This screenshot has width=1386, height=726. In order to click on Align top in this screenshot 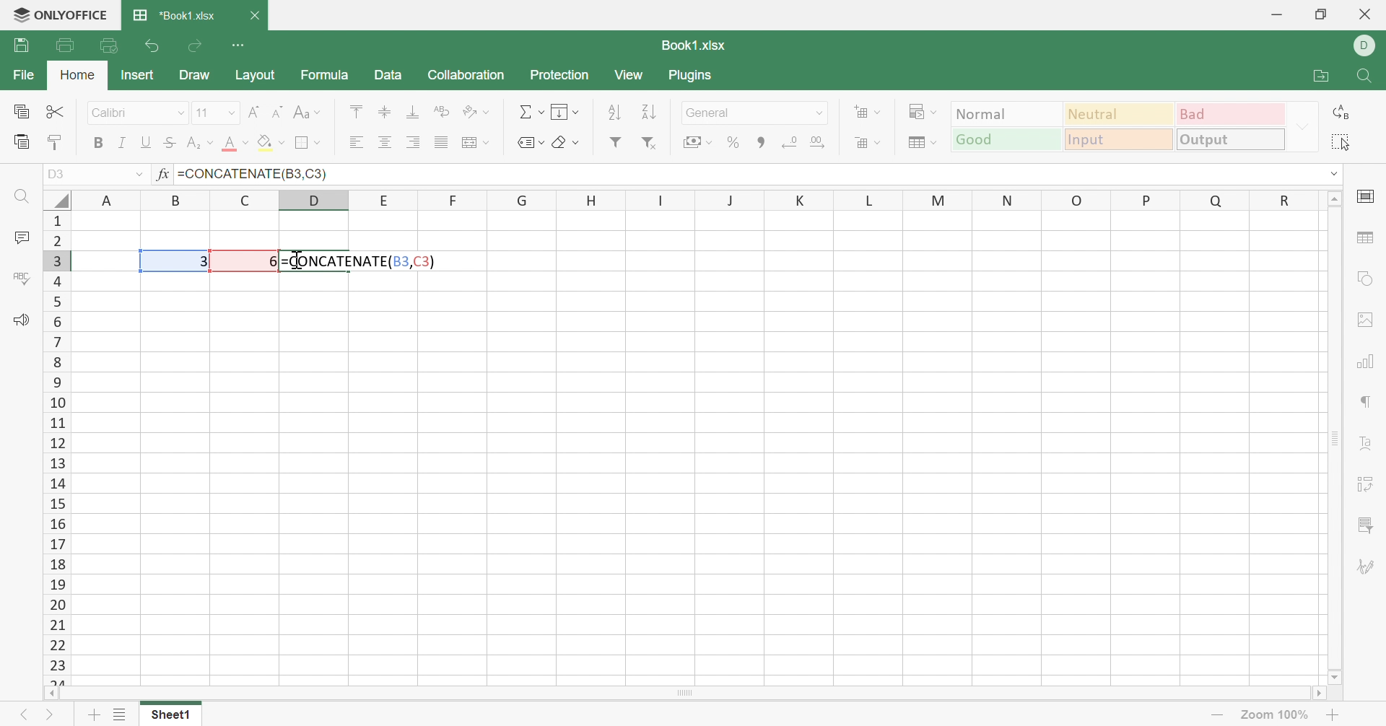, I will do `click(355, 111)`.